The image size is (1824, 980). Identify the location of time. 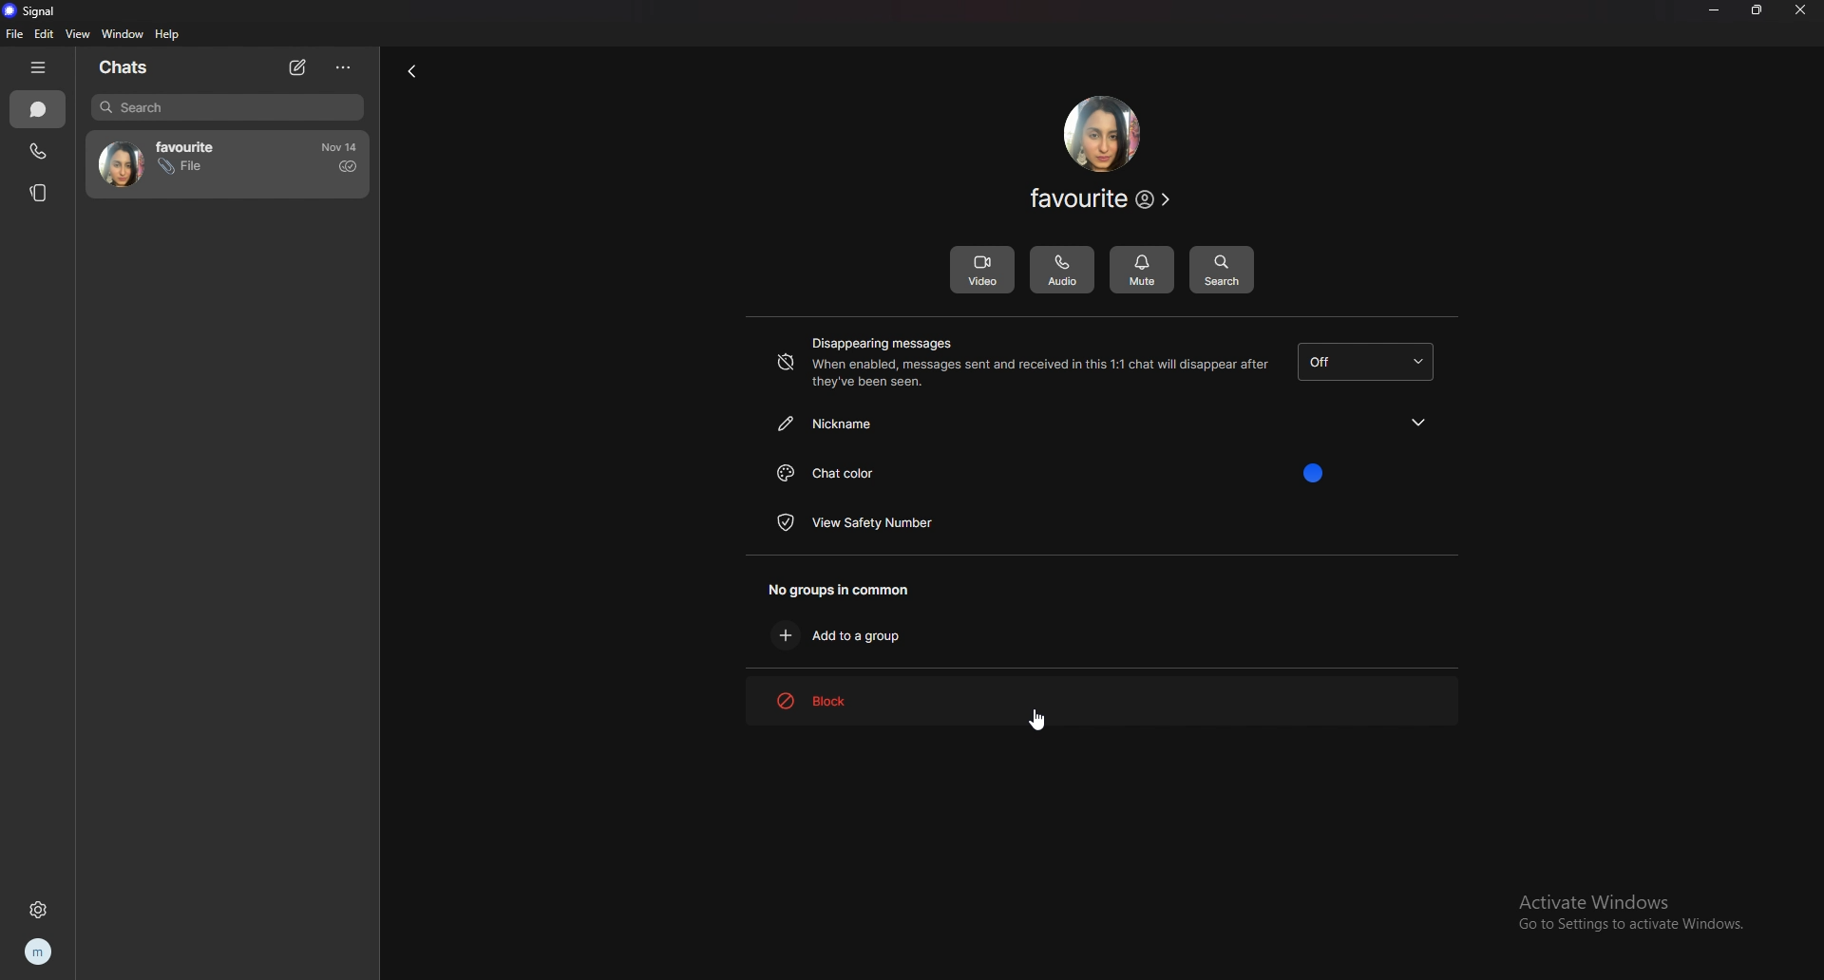
(339, 147).